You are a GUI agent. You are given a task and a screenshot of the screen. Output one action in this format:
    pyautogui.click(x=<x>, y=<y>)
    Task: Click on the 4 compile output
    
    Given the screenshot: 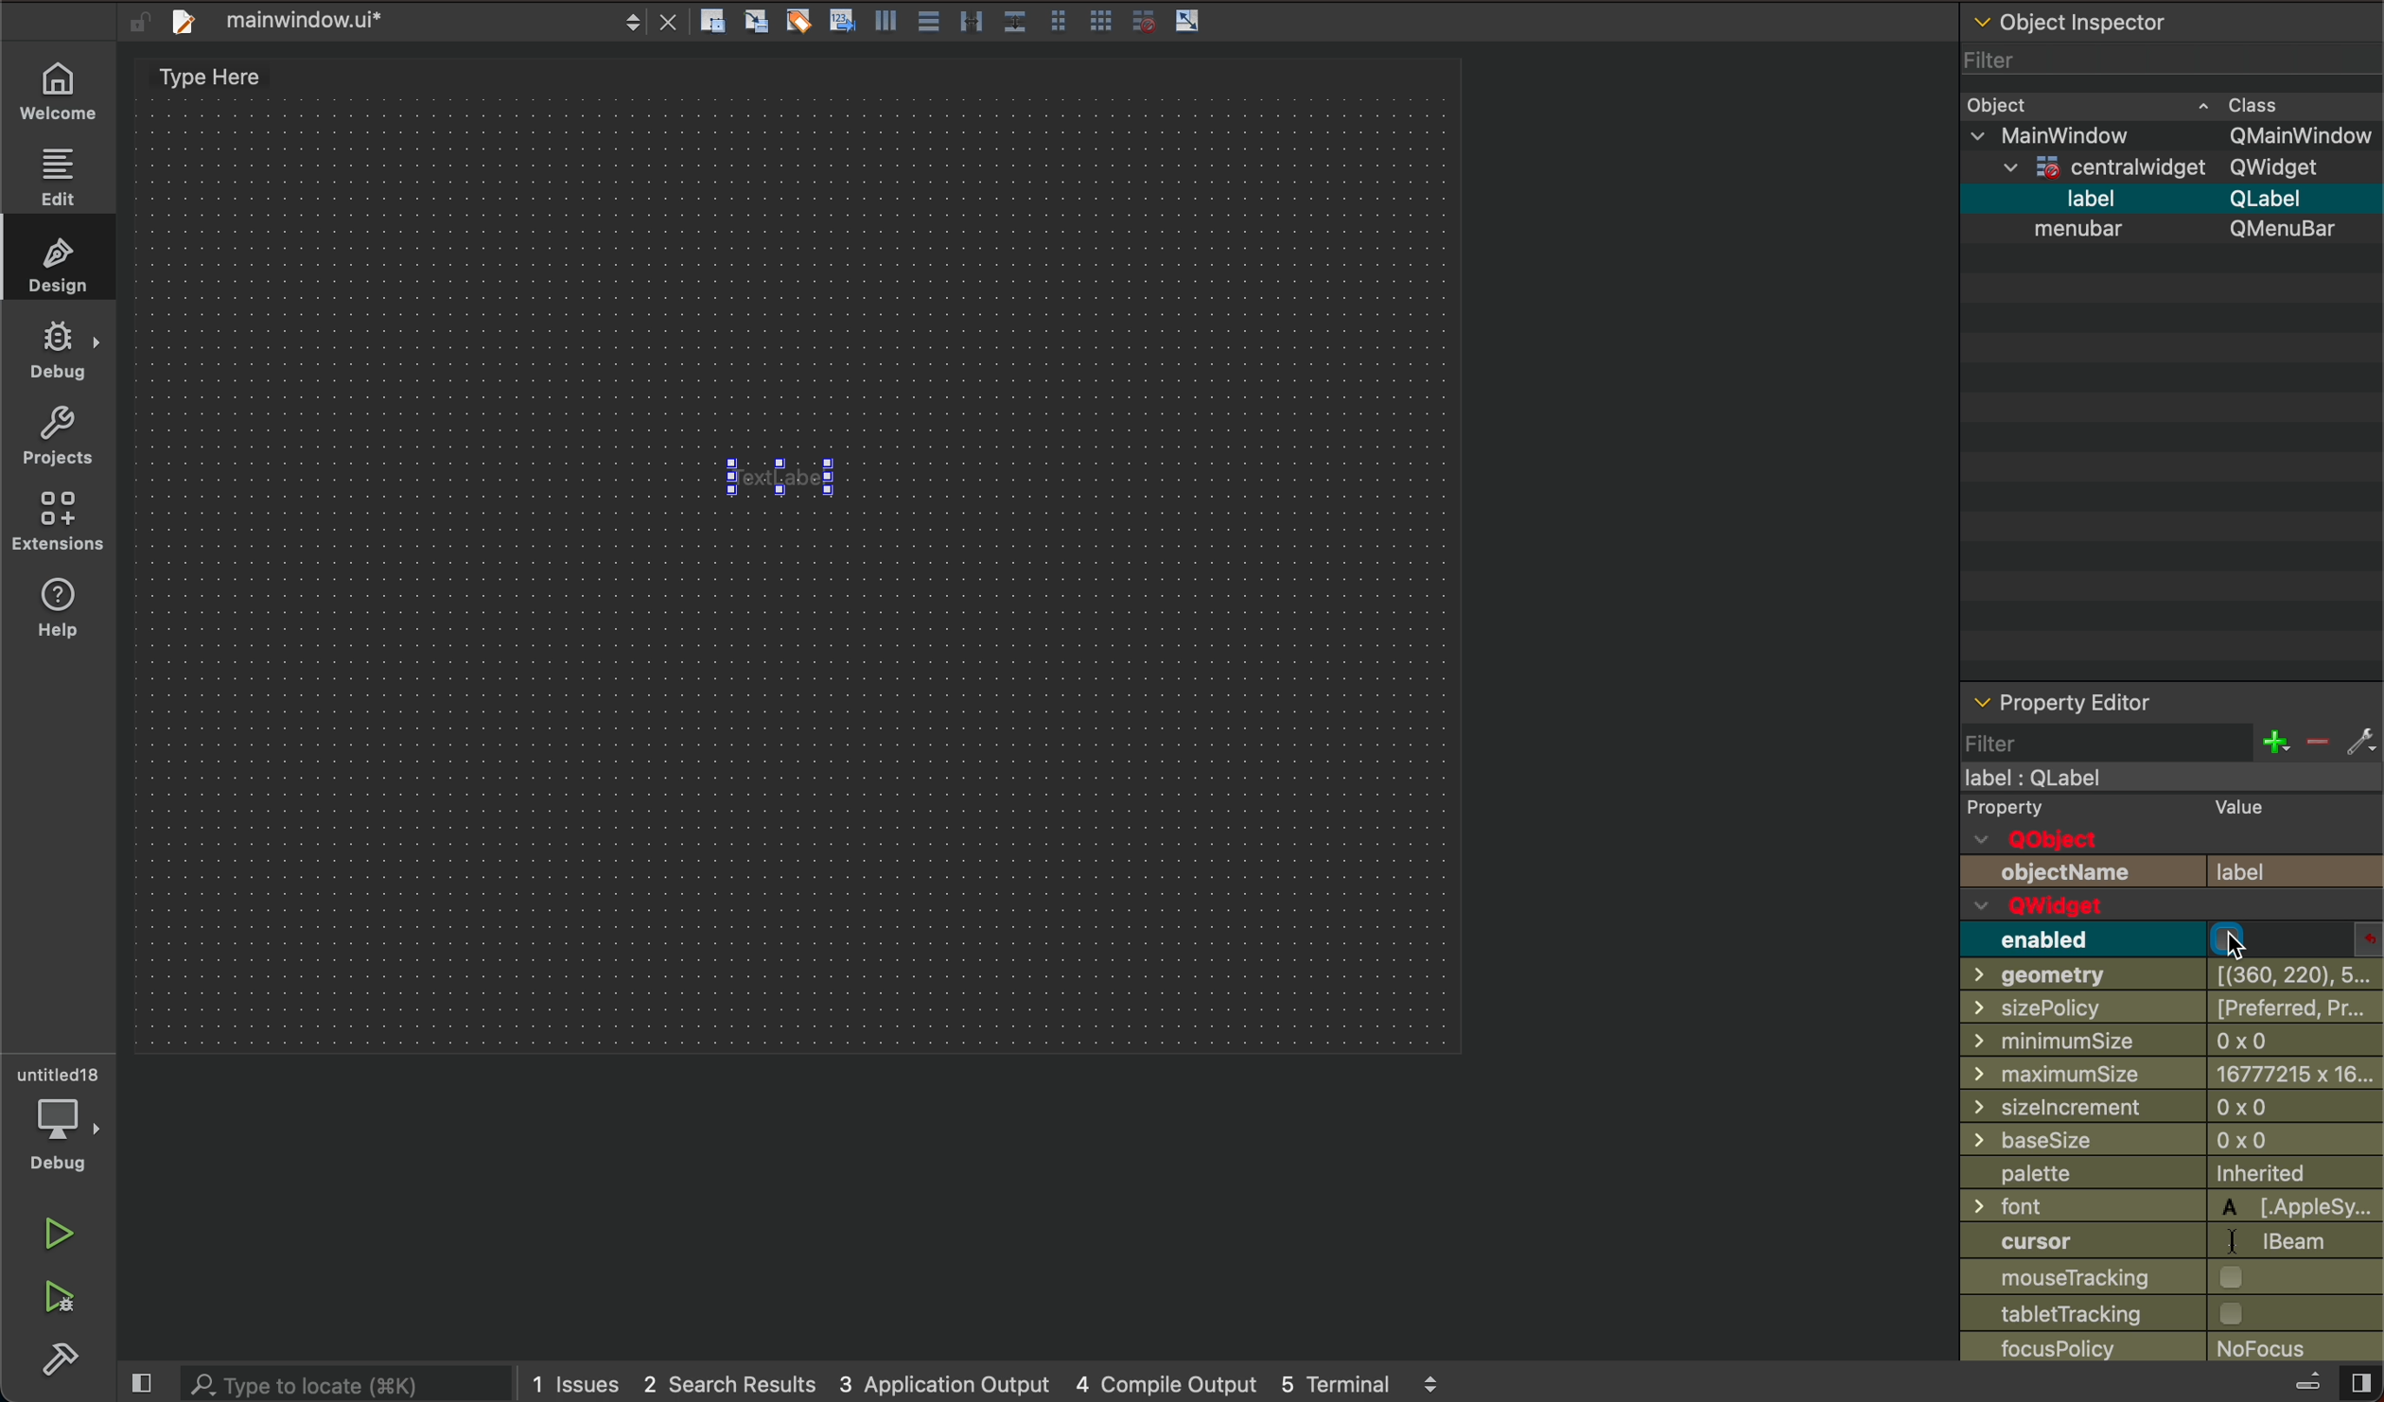 What is the action you would take?
    pyautogui.click(x=1162, y=1377)
    